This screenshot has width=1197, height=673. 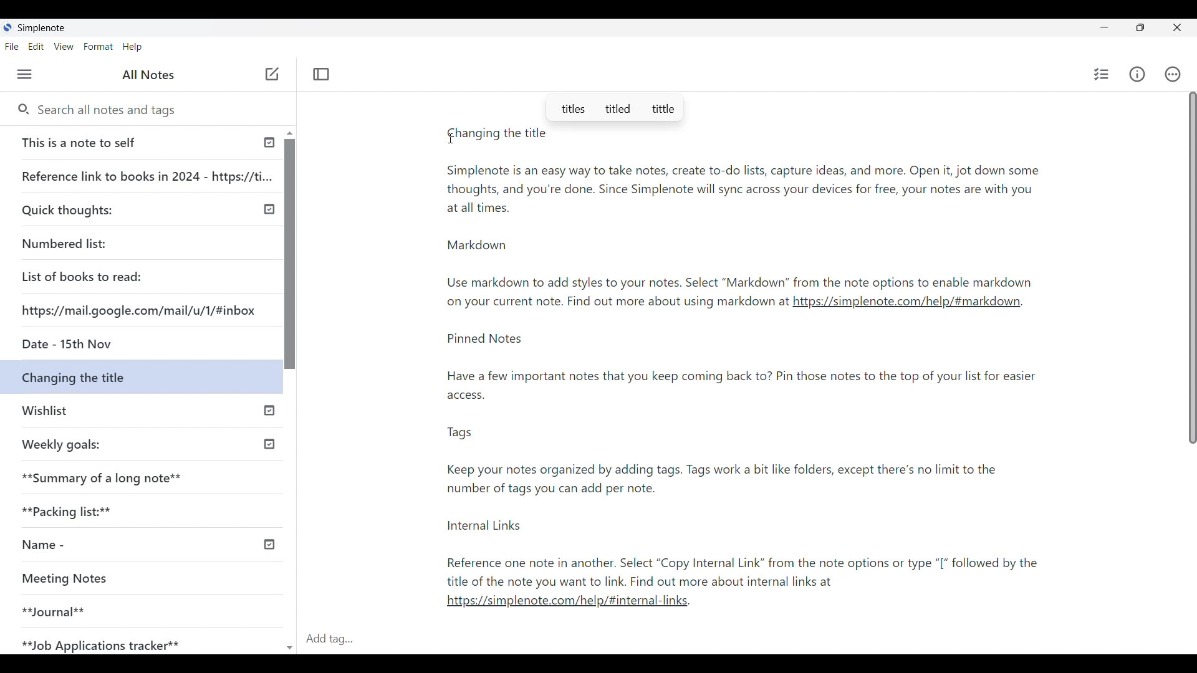 What do you see at coordinates (268, 442) in the screenshot?
I see `Check icon indicates published notes` at bounding box center [268, 442].